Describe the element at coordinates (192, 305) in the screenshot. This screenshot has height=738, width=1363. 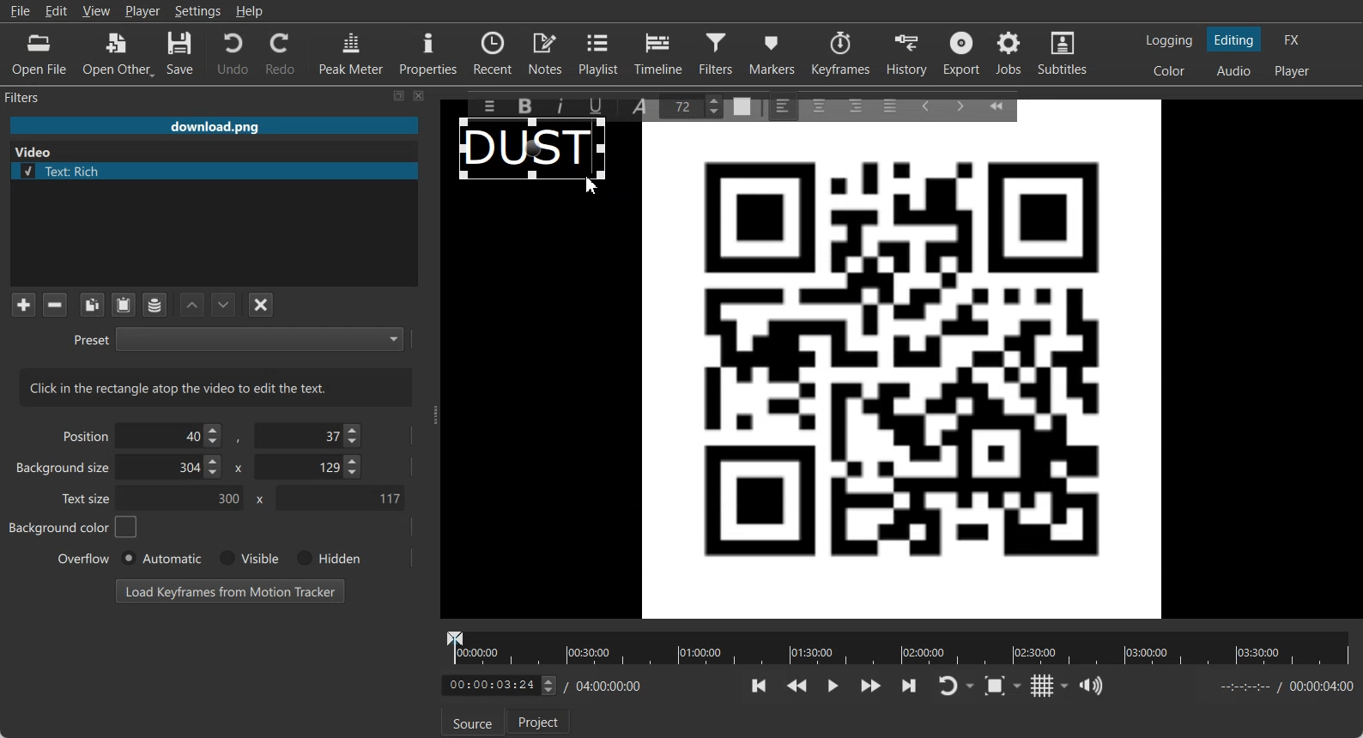
I see `Move Filter up` at that location.